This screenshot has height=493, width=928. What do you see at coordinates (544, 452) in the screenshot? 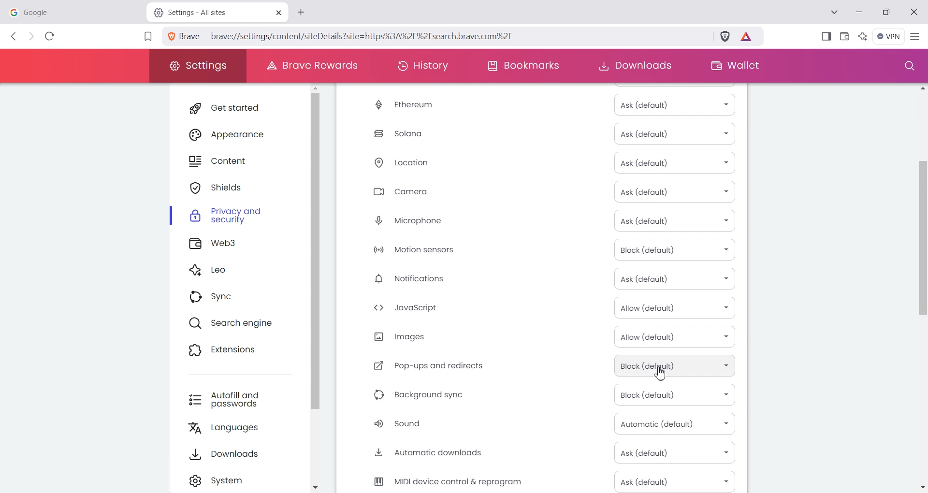
I see `Automatic downloads Ask (Default)` at bounding box center [544, 452].